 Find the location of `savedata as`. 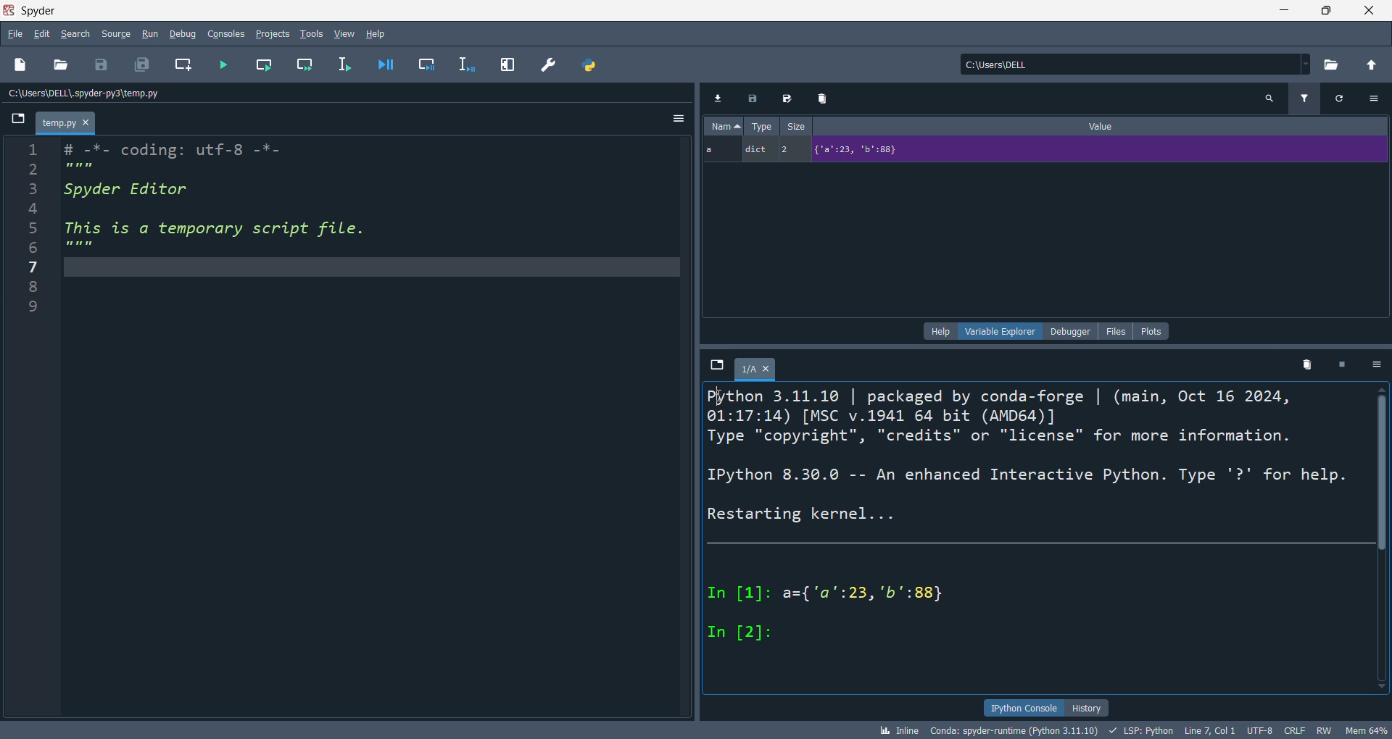

savedata as is located at coordinates (790, 96).